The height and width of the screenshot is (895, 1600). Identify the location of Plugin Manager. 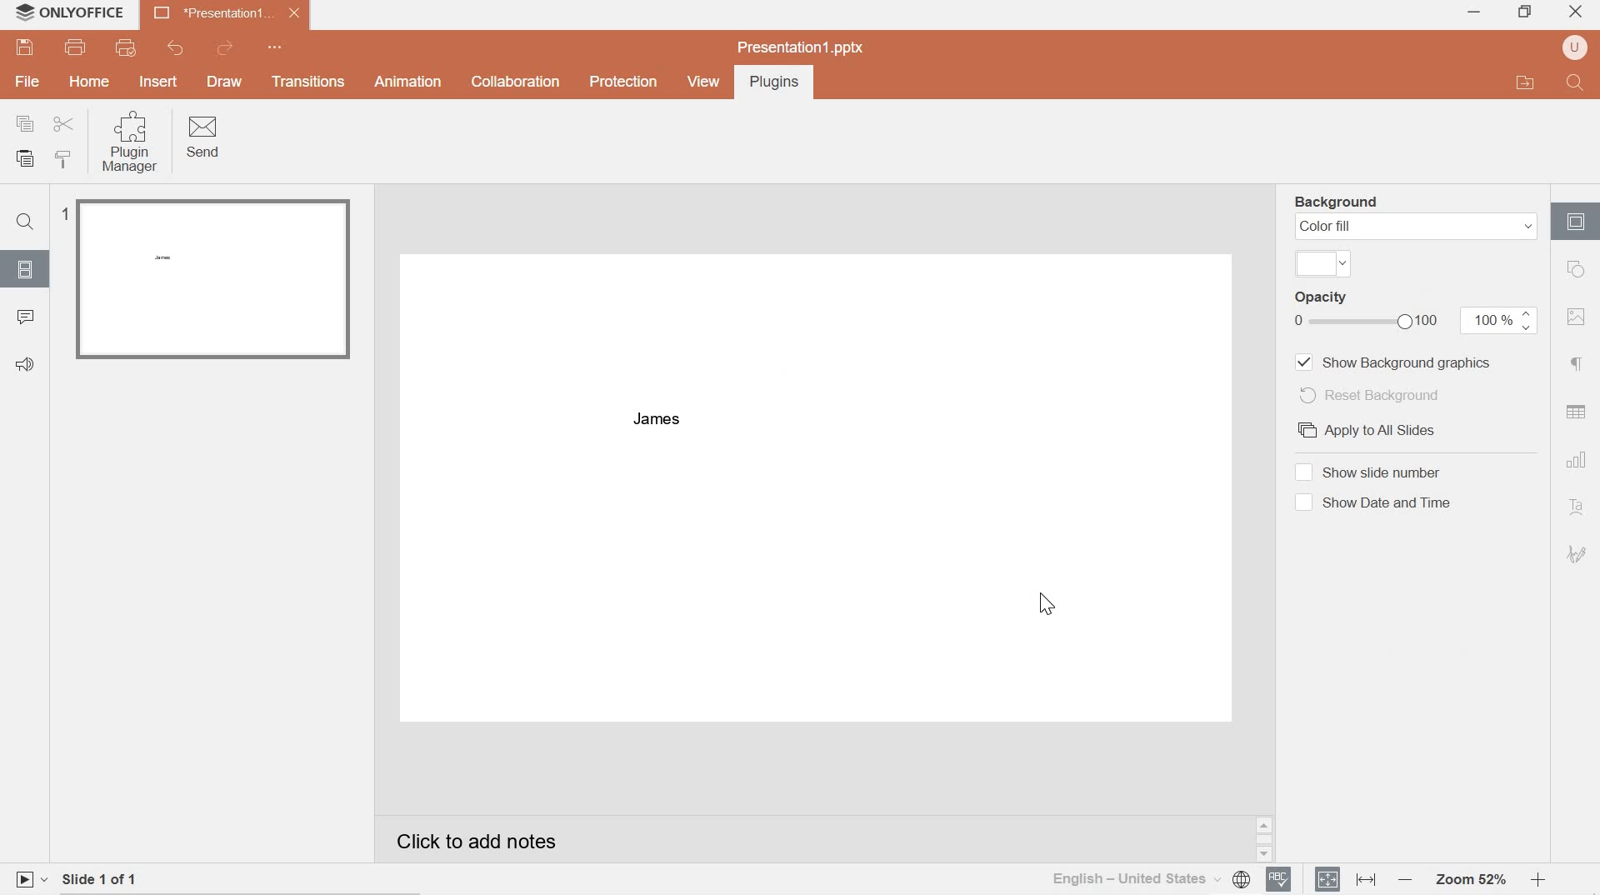
(133, 142).